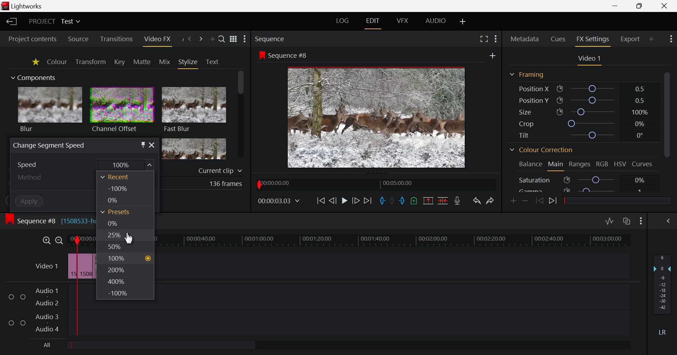 The width and height of the screenshot is (677, 355). I want to click on 200%, so click(126, 270).